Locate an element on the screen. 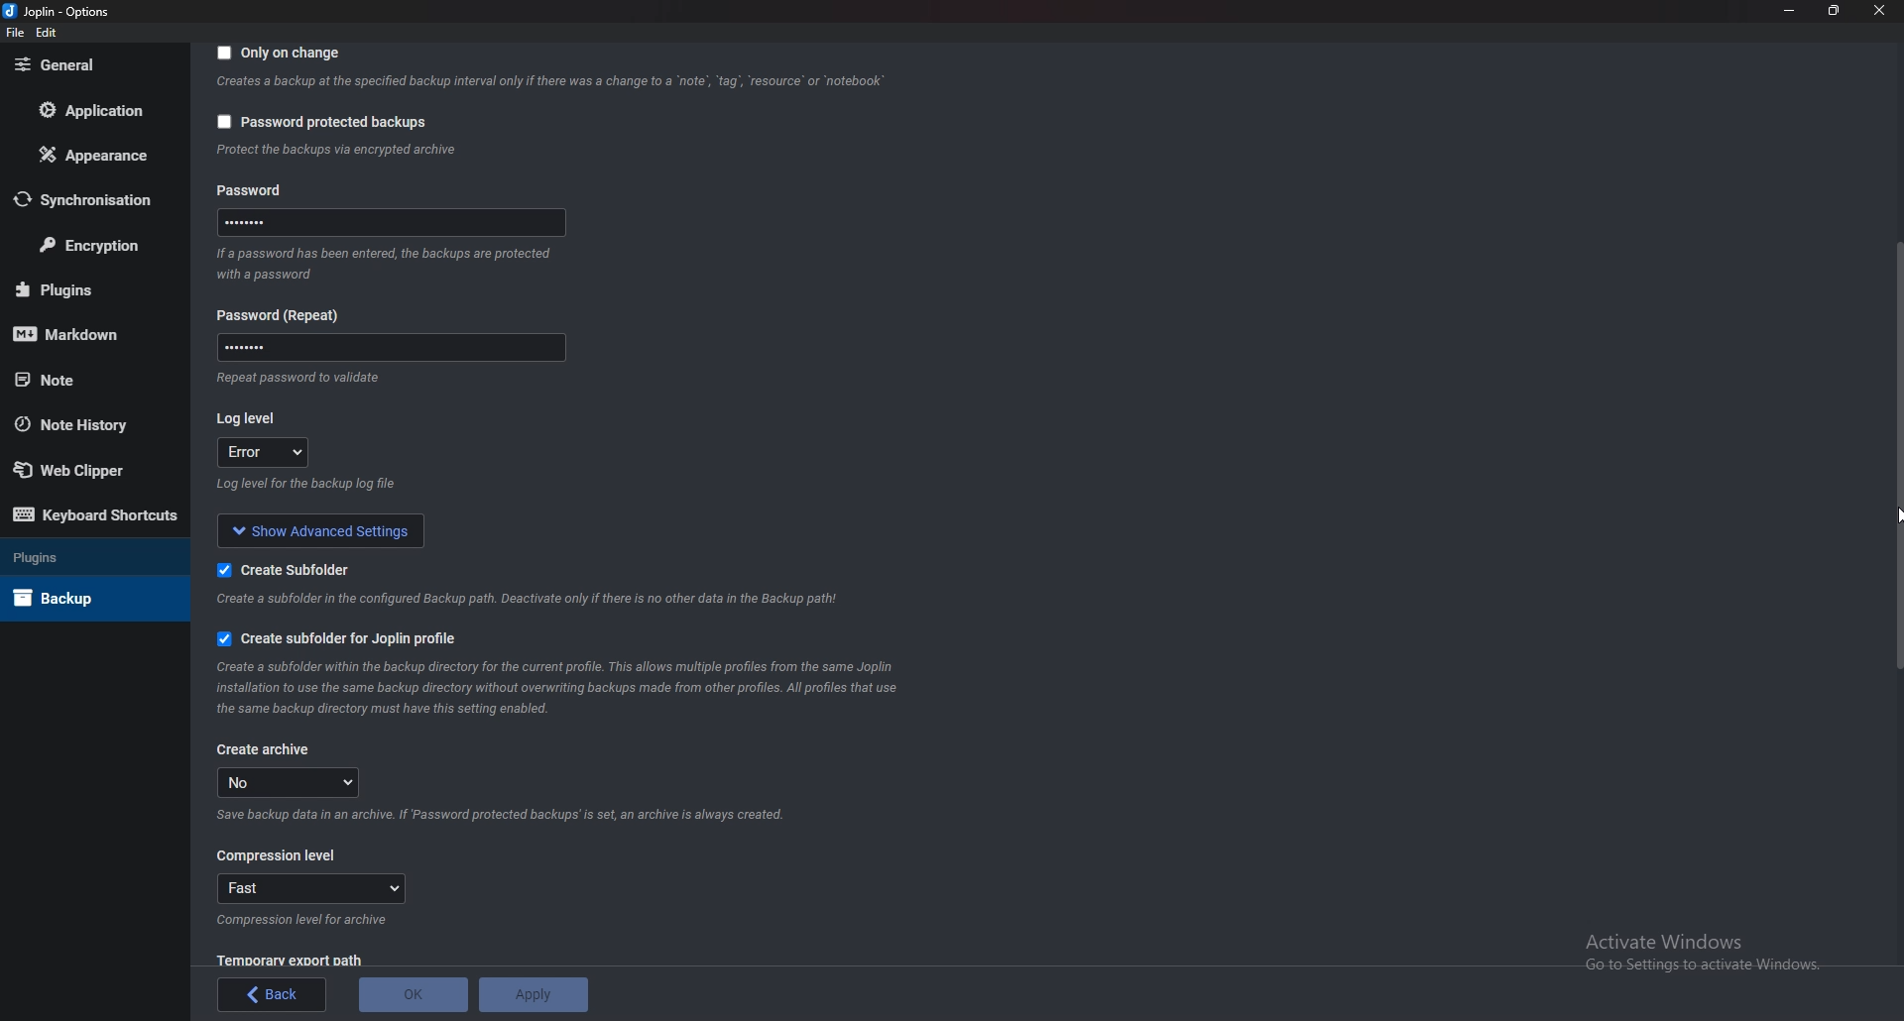 The width and height of the screenshot is (1904, 1021). Appearance is located at coordinates (88, 157).